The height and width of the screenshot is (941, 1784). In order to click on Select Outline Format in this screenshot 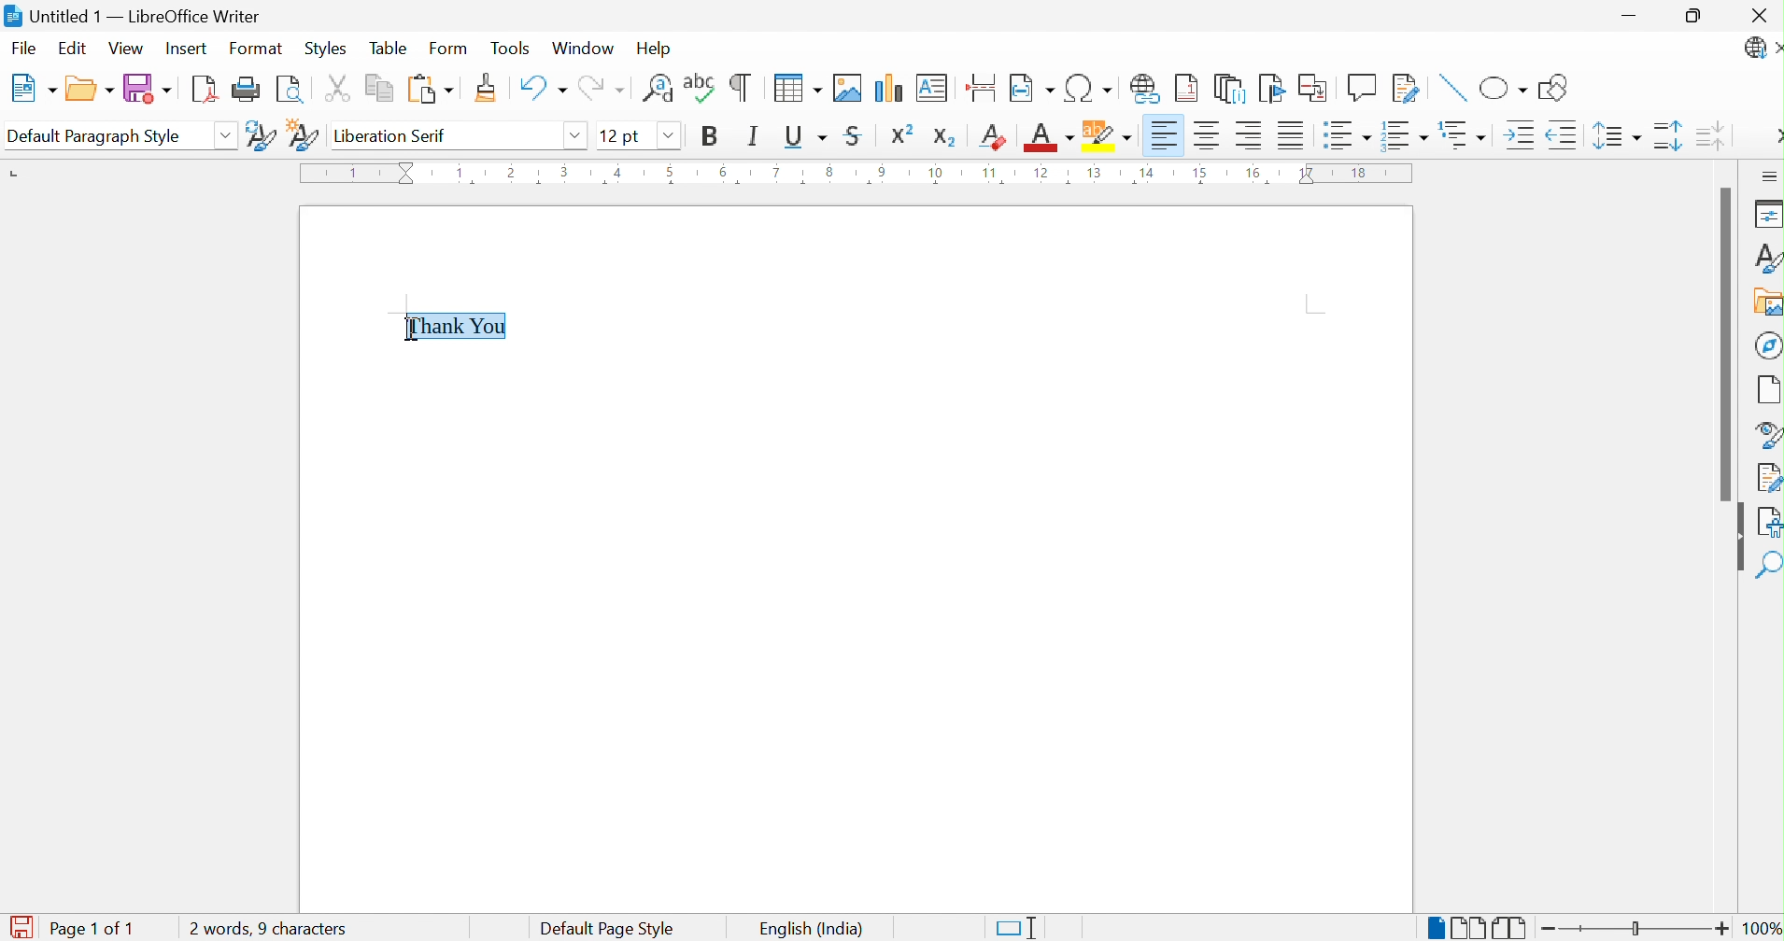, I will do `click(1461, 135)`.